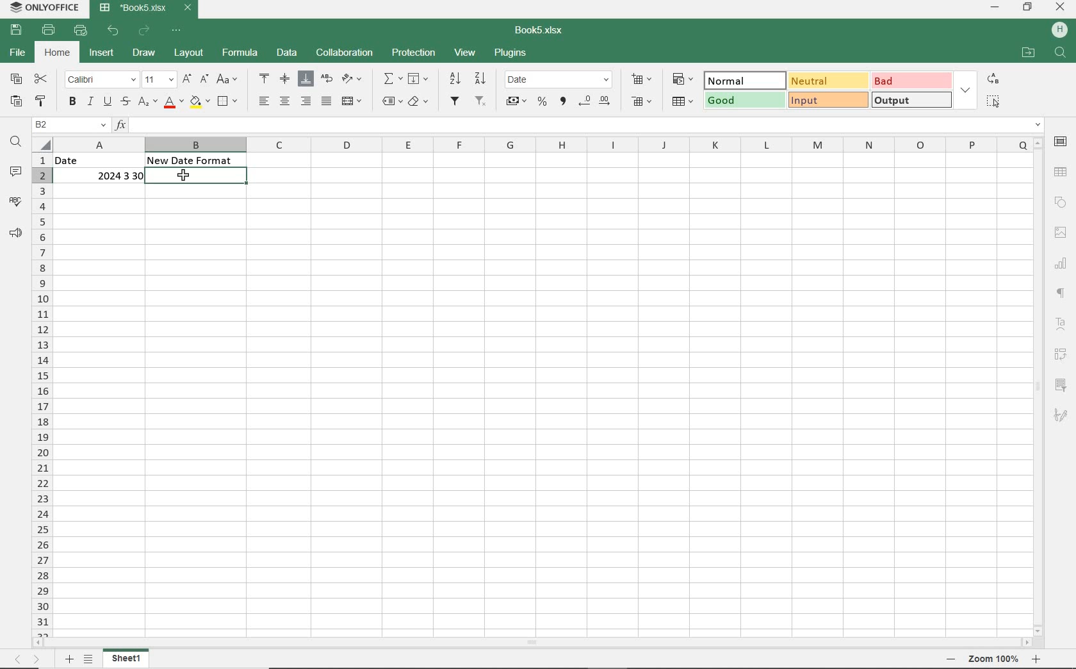 This screenshot has width=1076, height=669. I want to click on BAD, so click(911, 80).